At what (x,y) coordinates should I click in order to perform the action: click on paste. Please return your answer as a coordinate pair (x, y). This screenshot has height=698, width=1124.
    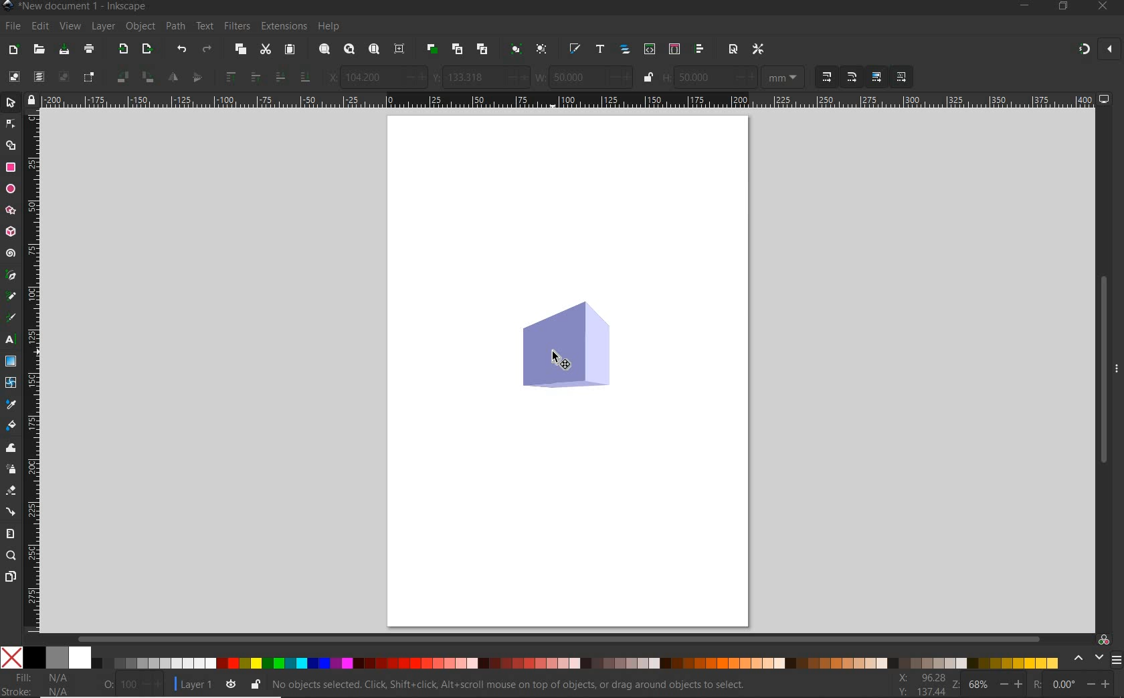
    Looking at the image, I should click on (290, 50).